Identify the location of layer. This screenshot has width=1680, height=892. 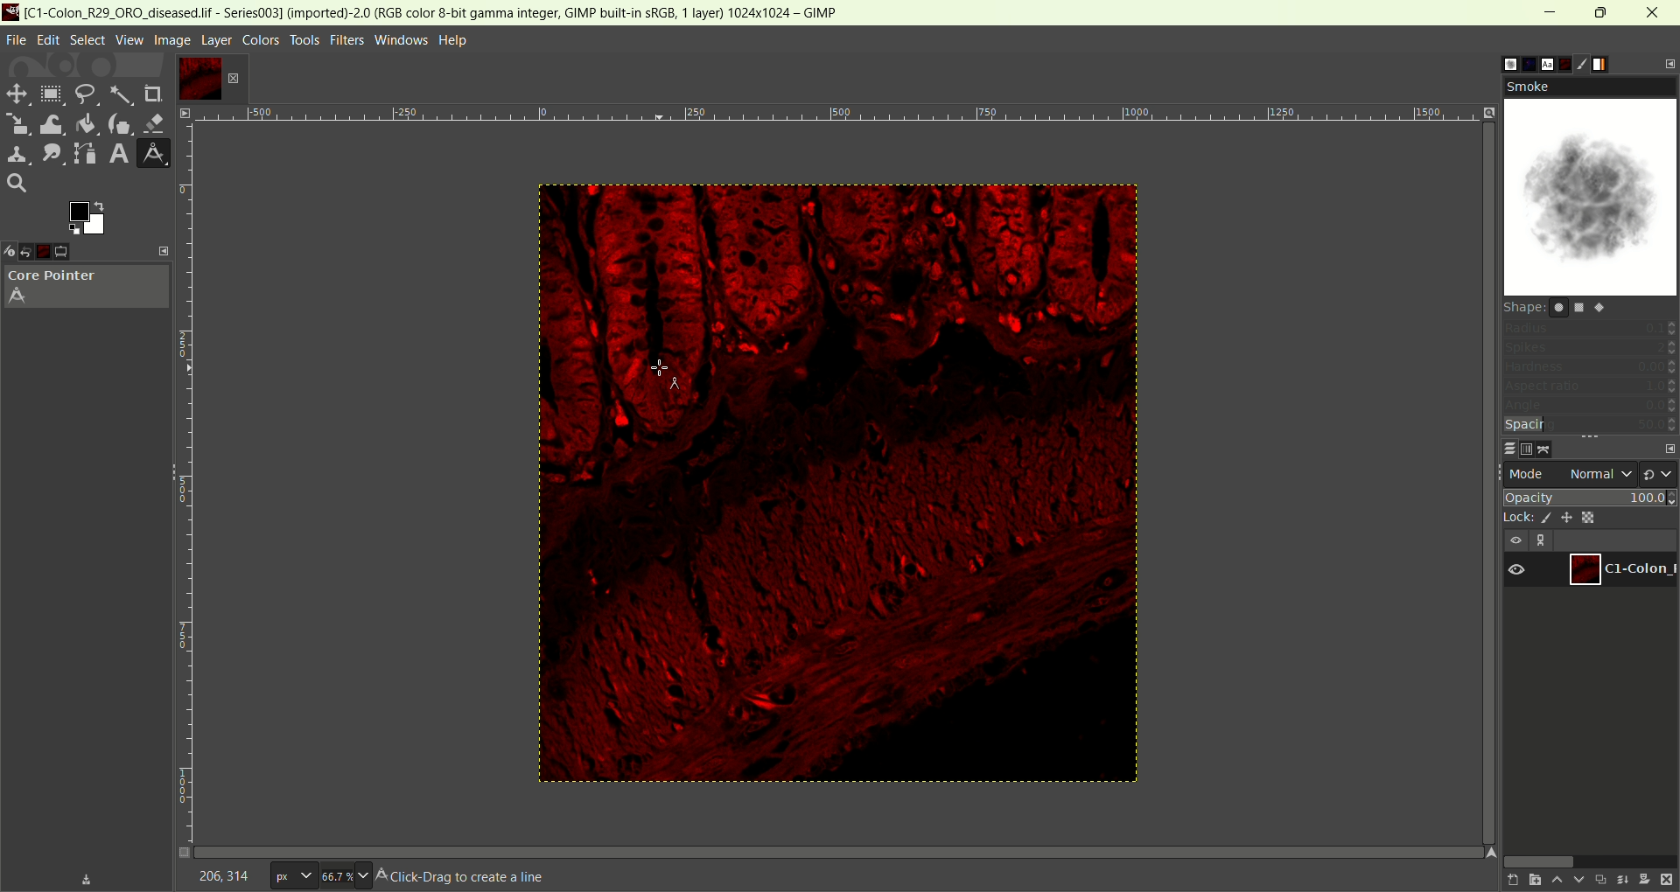
(217, 41).